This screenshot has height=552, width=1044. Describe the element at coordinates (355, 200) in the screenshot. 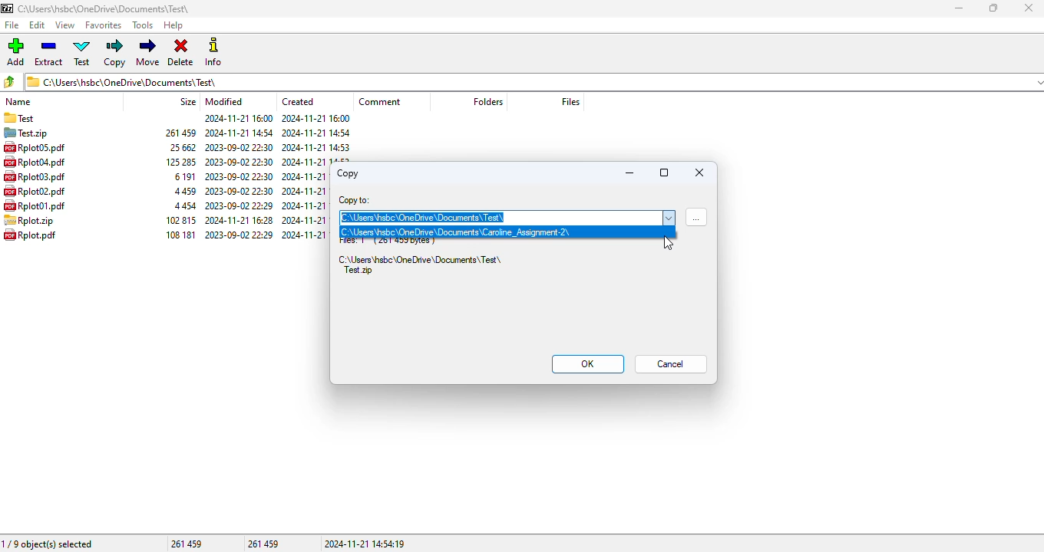

I see `copy to:` at that location.